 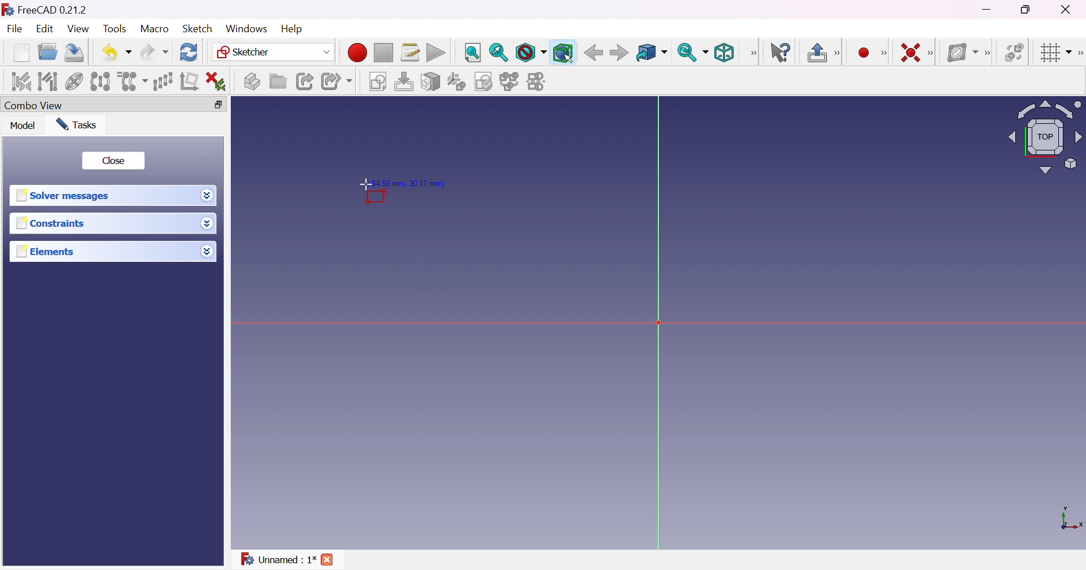 What do you see at coordinates (989, 53) in the screenshot?
I see `[Sketcher B-spline tools]` at bounding box center [989, 53].